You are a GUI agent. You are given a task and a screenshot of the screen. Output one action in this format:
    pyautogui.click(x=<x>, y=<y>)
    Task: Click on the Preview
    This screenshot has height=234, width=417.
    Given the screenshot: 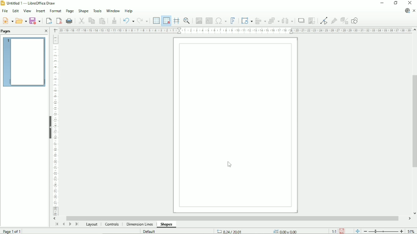 What is the action you would take?
    pyautogui.click(x=24, y=63)
    